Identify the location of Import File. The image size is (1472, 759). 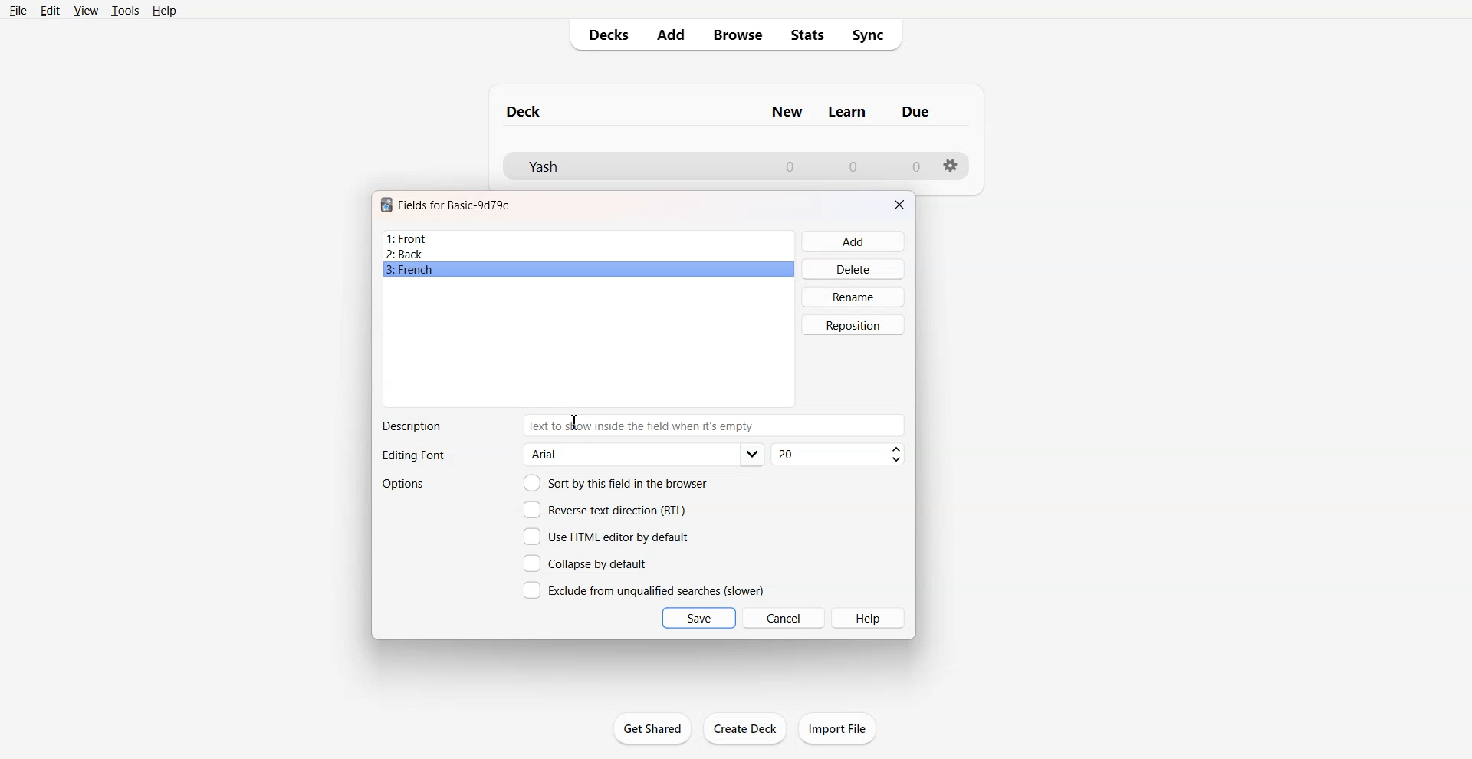
(837, 728).